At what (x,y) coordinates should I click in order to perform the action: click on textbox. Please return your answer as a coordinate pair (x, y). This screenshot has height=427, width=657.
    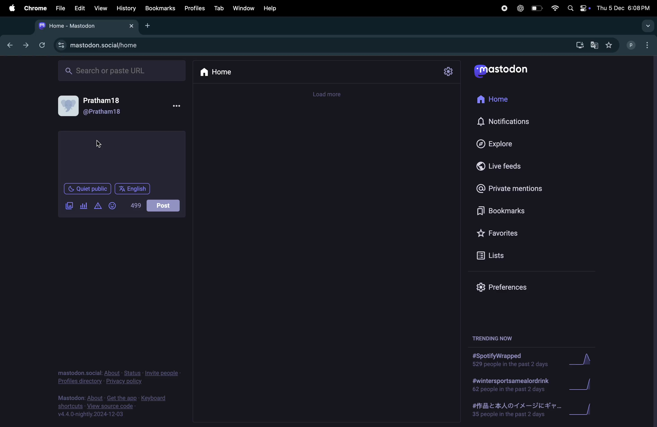
    Looking at the image, I should click on (121, 155).